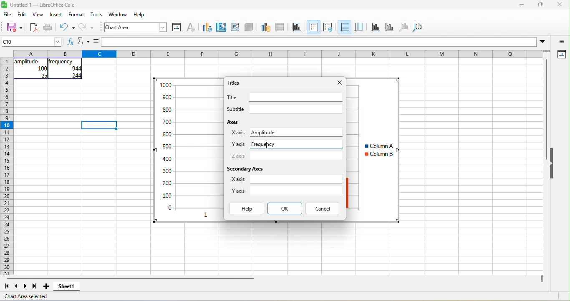 This screenshot has width=570, height=301. What do you see at coordinates (314, 27) in the screenshot?
I see `legend on\off` at bounding box center [314, 27].